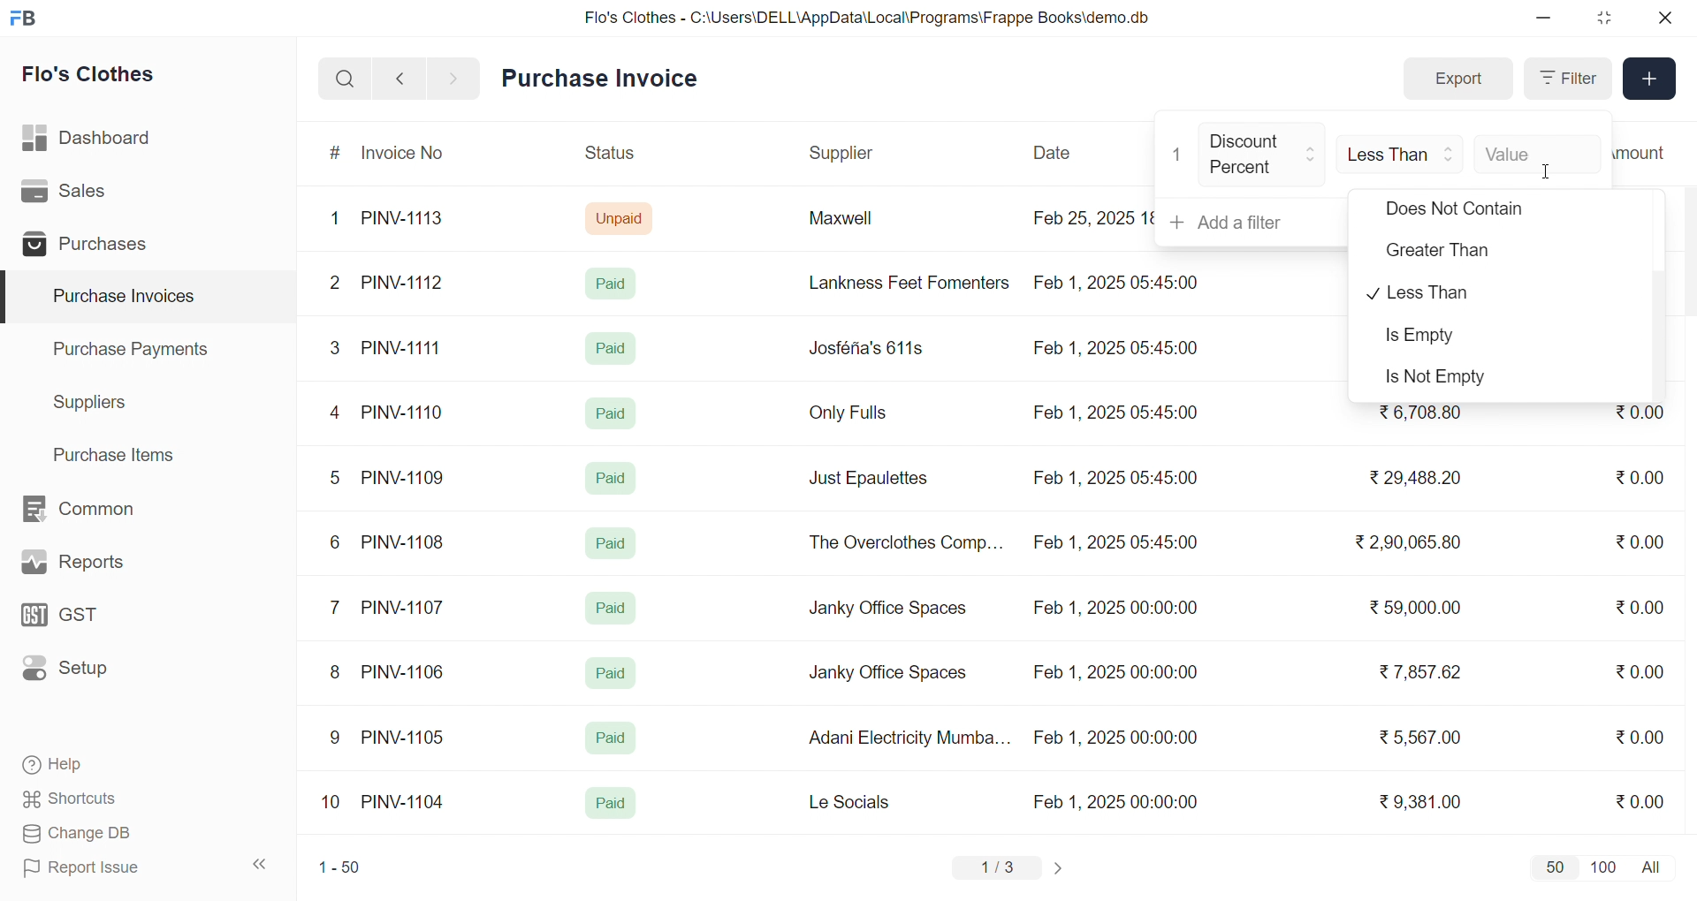 This screenshot has width=1697, height=901. I want to click on 8, so click(336, 674).